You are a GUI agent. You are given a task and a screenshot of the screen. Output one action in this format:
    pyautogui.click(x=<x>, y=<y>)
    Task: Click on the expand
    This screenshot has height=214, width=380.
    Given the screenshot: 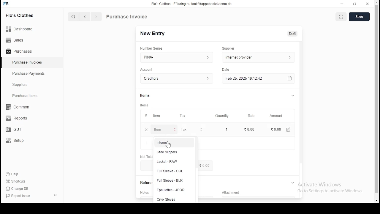 What is the action you would take?
    pyautogui.click(x=292, y=95)
    